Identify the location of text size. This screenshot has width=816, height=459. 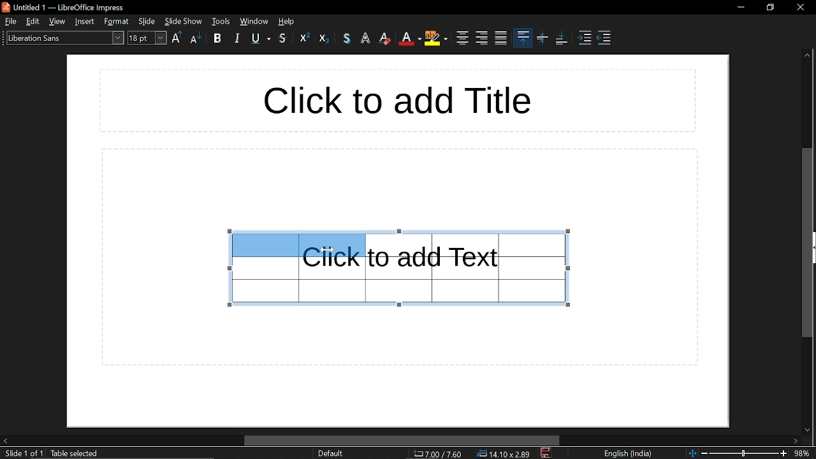
(147, 39).